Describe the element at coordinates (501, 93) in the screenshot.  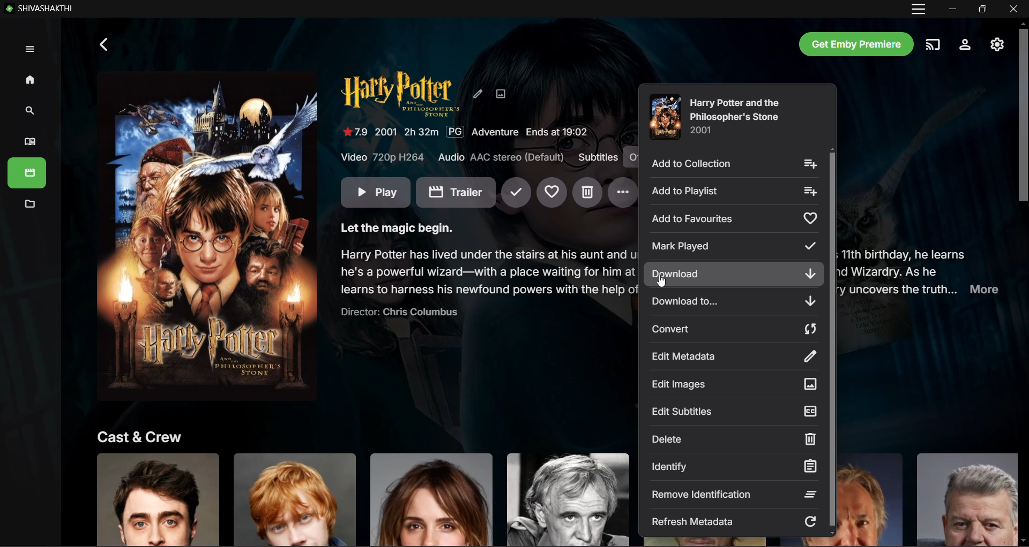
I see `Edit Image` at that location.